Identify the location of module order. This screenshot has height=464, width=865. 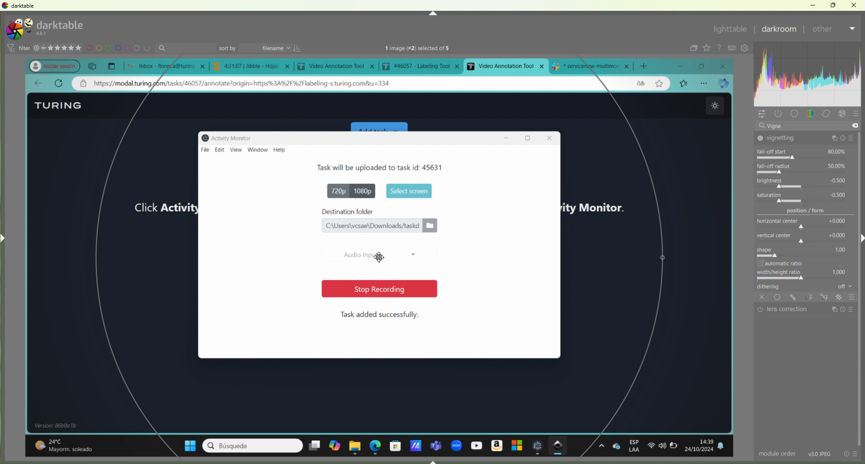
(773, 453).